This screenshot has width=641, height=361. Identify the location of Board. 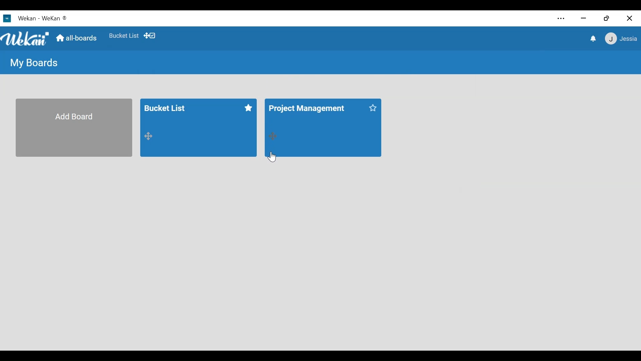
(197, 128).